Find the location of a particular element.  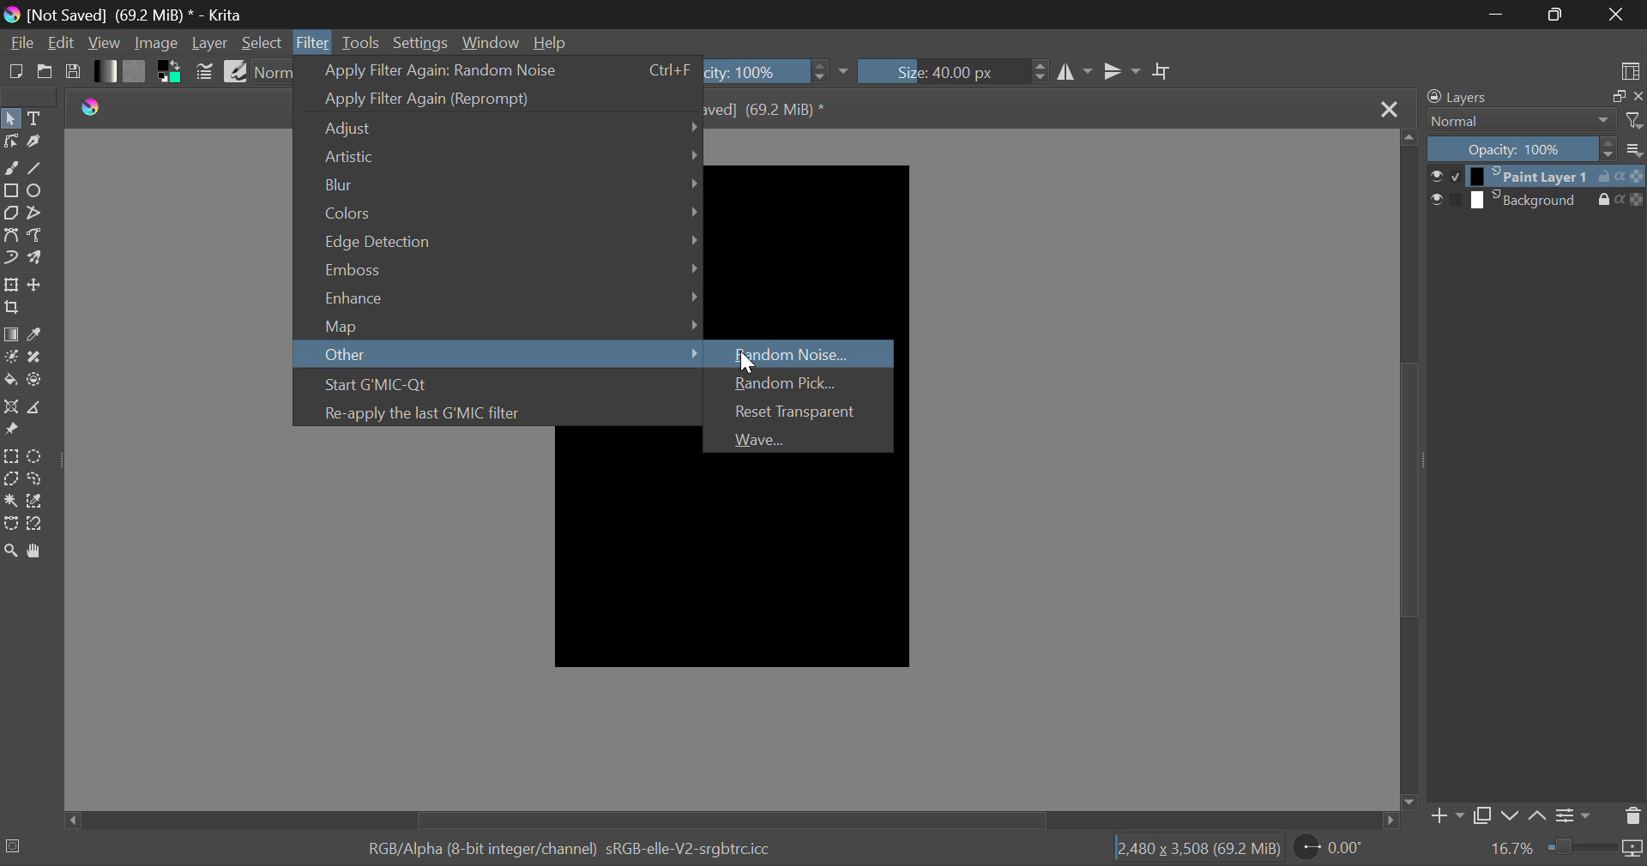

Restore Down is located at coordinates (1499, 15).